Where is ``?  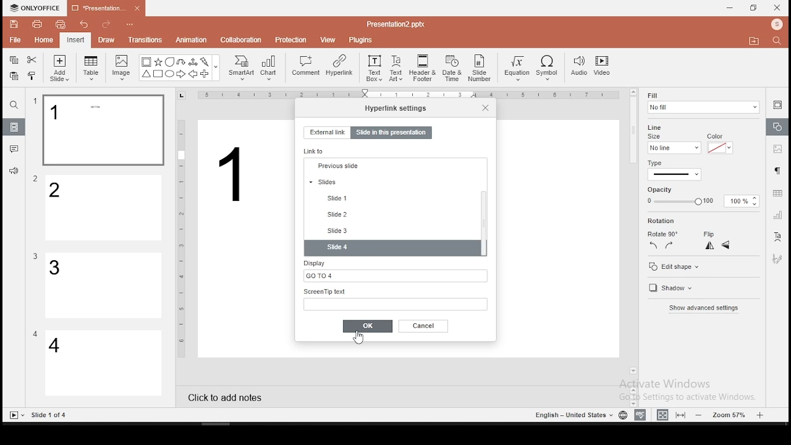  is located at coordinates (395, 23).